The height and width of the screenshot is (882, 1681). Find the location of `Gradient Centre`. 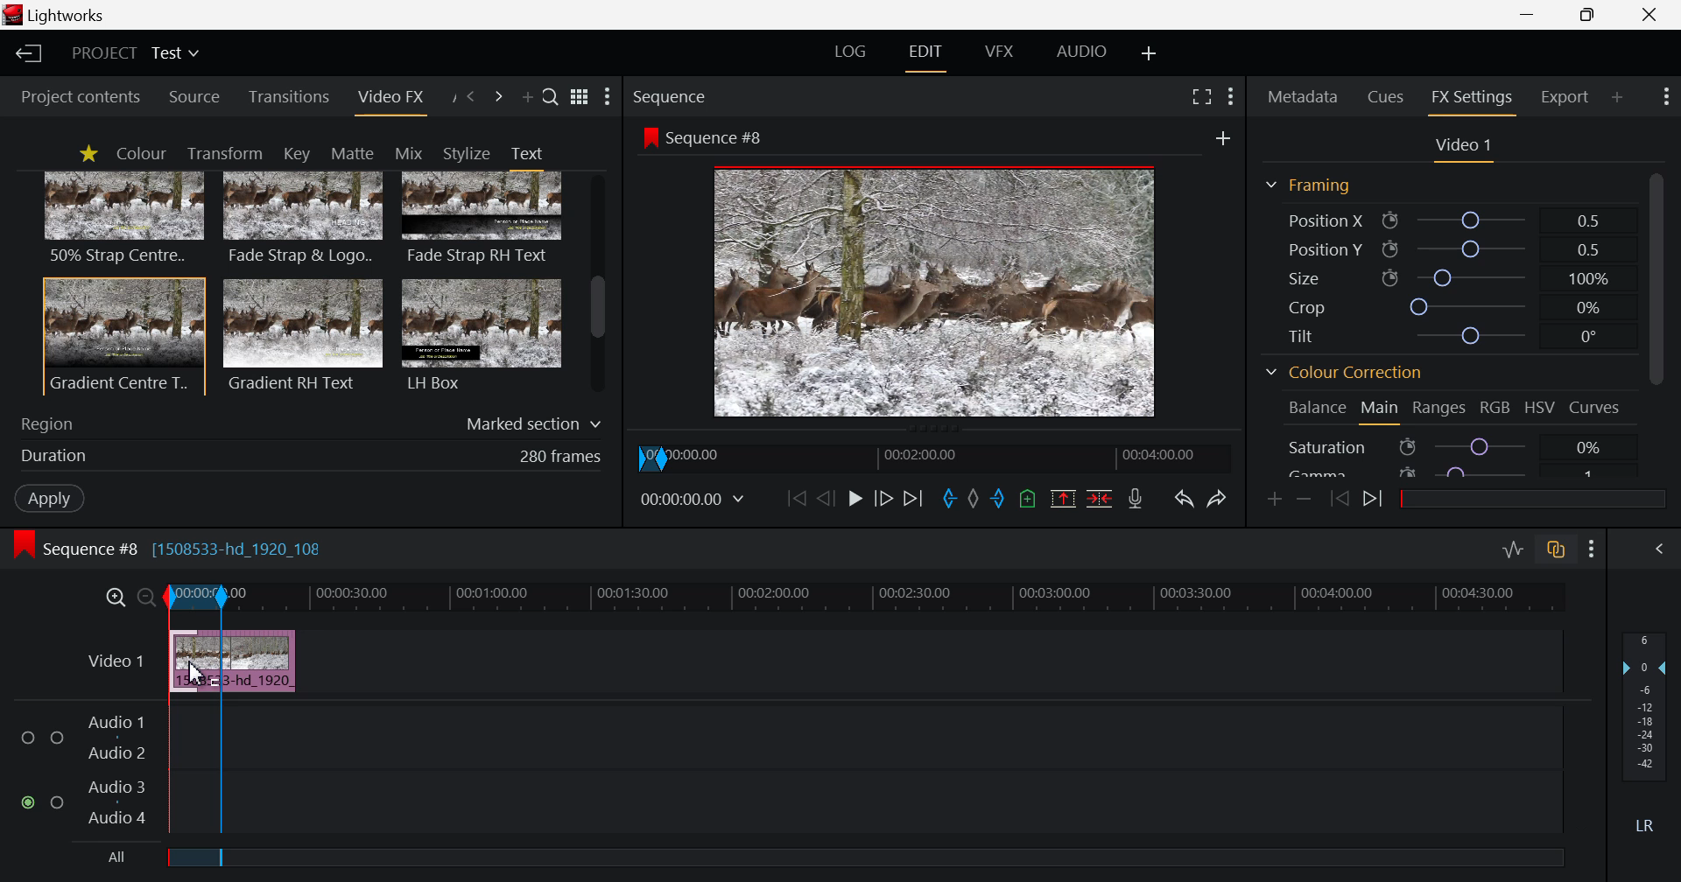

Gradient Centre is located at coordinates (123, 335).